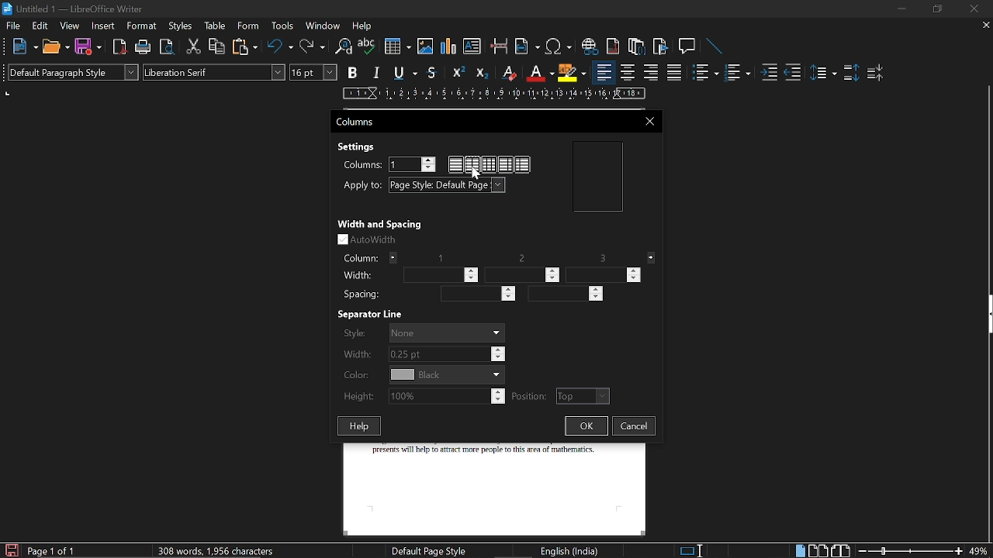 Image resolution: width=993 pixels, height=558 pixels. What do you see at coordinates (676, 72) in the screenshot?
I see `Justified` at bounding box center [676, 72].